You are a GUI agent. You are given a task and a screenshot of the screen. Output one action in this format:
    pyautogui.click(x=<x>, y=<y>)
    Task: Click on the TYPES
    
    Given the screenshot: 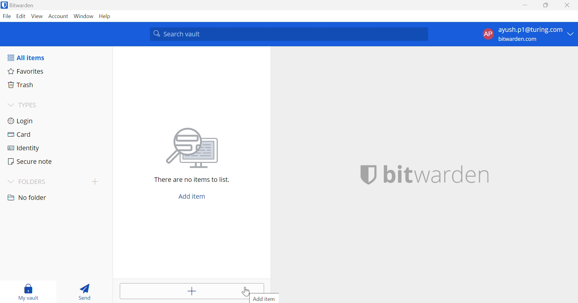 What is the action you would take?
    pyautogui.click(x=28, y=105)
    